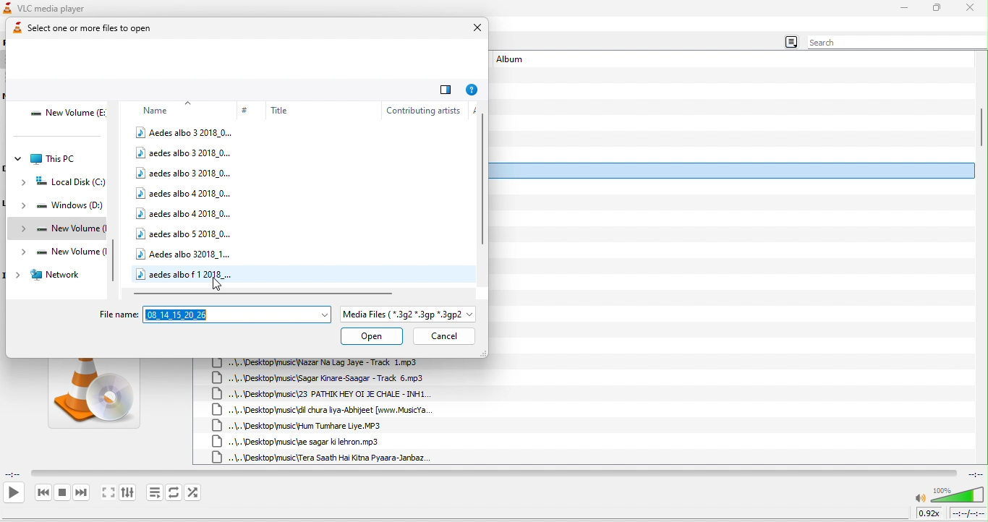  Describe the element at coordinates (59, 252) in the screenshot. I see `new volume (I` at that location.